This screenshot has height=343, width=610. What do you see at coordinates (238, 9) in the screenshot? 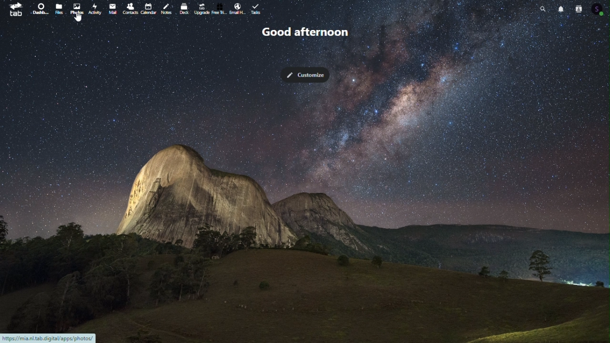
I see `email handling` at bounding box center [238, 9].